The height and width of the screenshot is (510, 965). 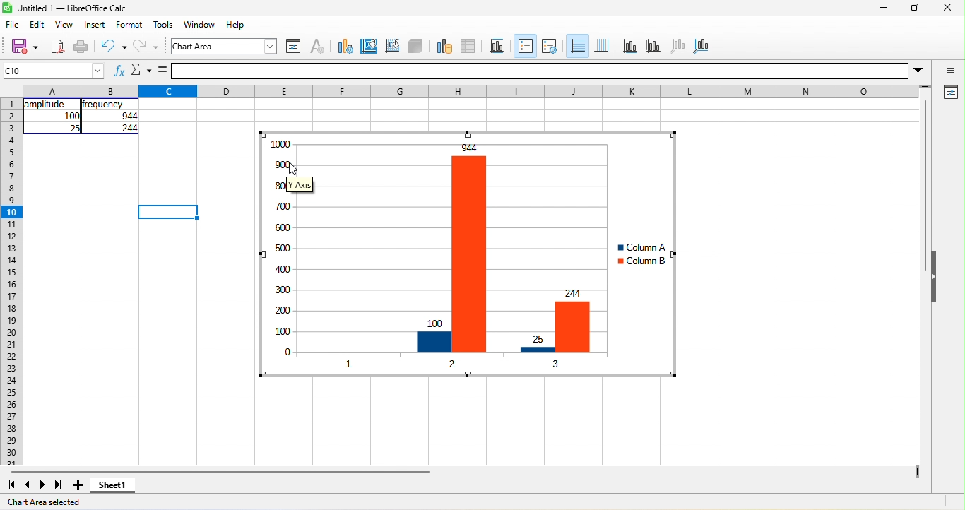 What do you see at coordinates (442, 45) in the screenshot?
I see `data range` at bounding box center [442, 45].